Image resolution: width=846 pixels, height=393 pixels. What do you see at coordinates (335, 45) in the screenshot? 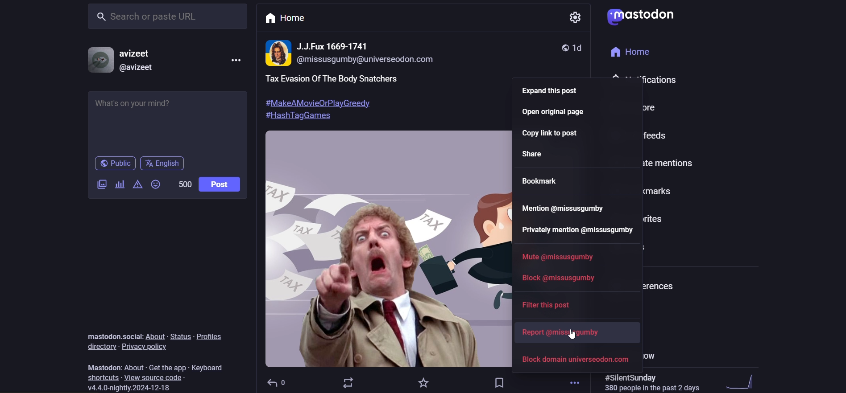
I see `name` at bounding box center [335, 45].